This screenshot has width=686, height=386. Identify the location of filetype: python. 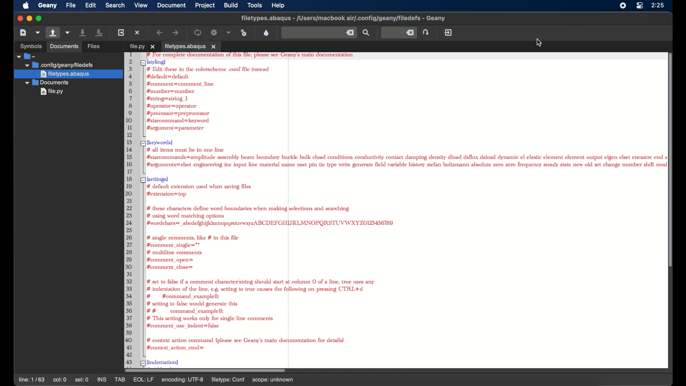
(251, 380).